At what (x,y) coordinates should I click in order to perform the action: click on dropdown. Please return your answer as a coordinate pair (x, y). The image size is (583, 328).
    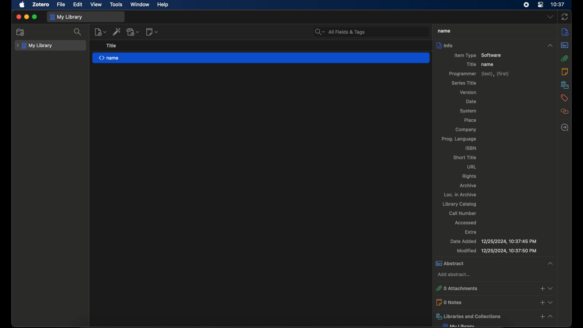
    Looking at the image, I should click on (551, 289).